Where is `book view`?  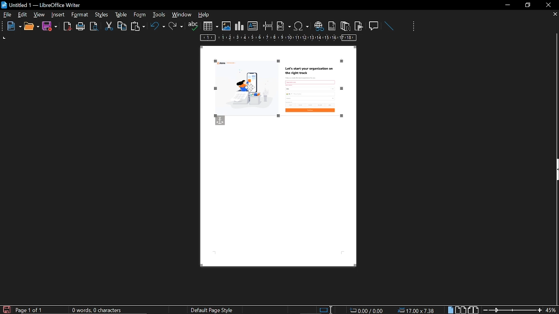 book view is located at coordinates (473, 309).